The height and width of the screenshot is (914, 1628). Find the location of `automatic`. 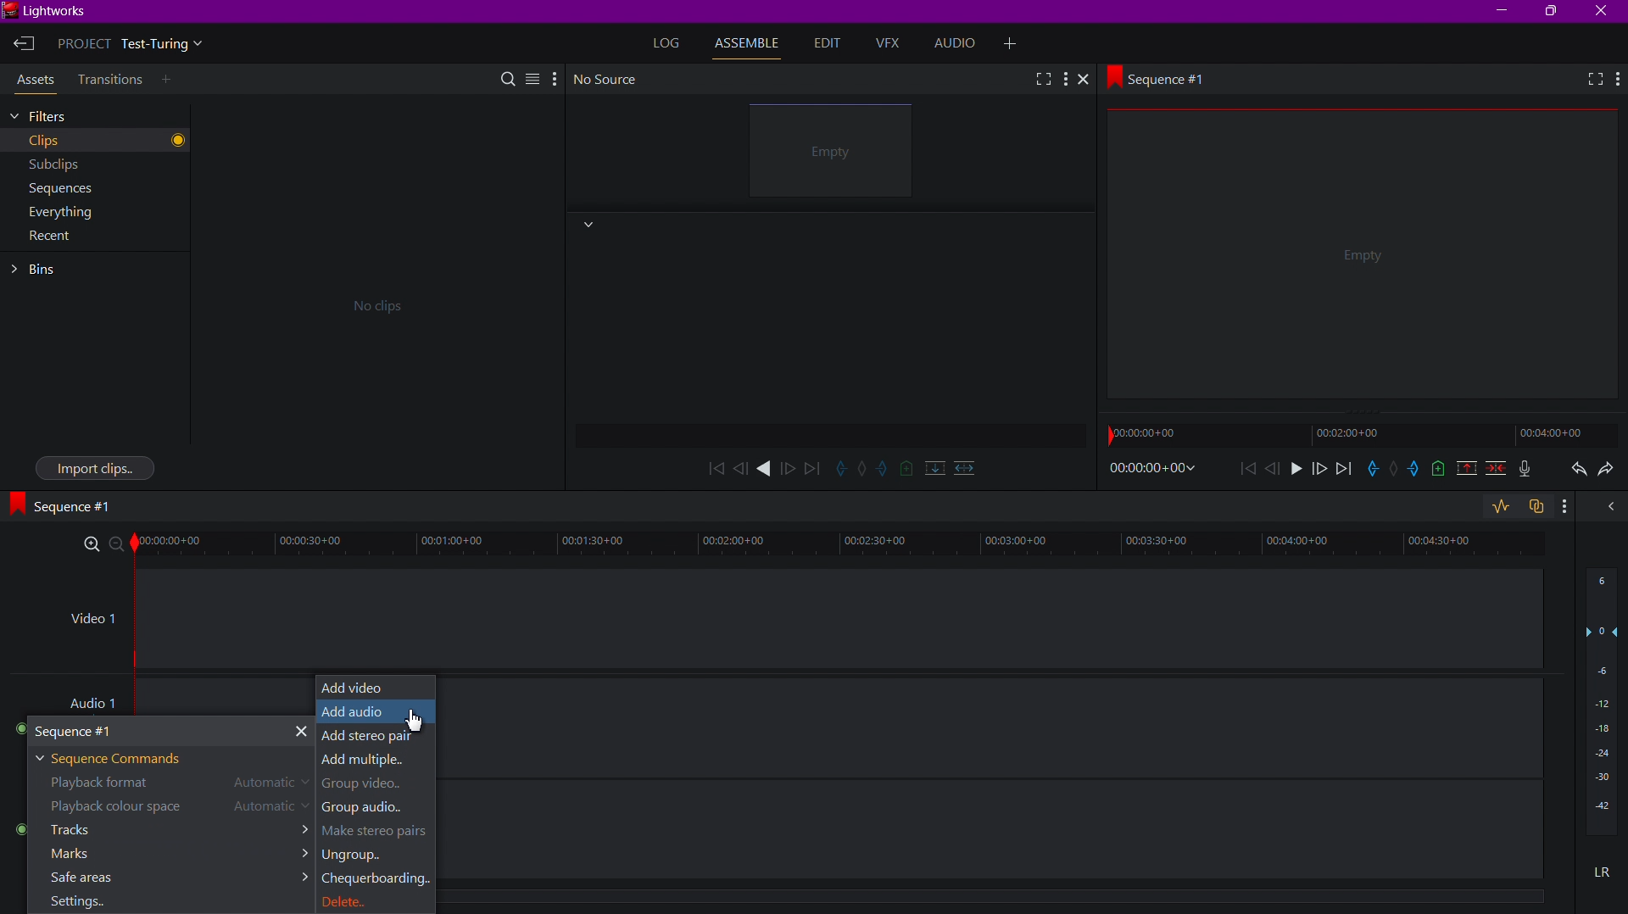

automatic is located at coordinates (273, 808).